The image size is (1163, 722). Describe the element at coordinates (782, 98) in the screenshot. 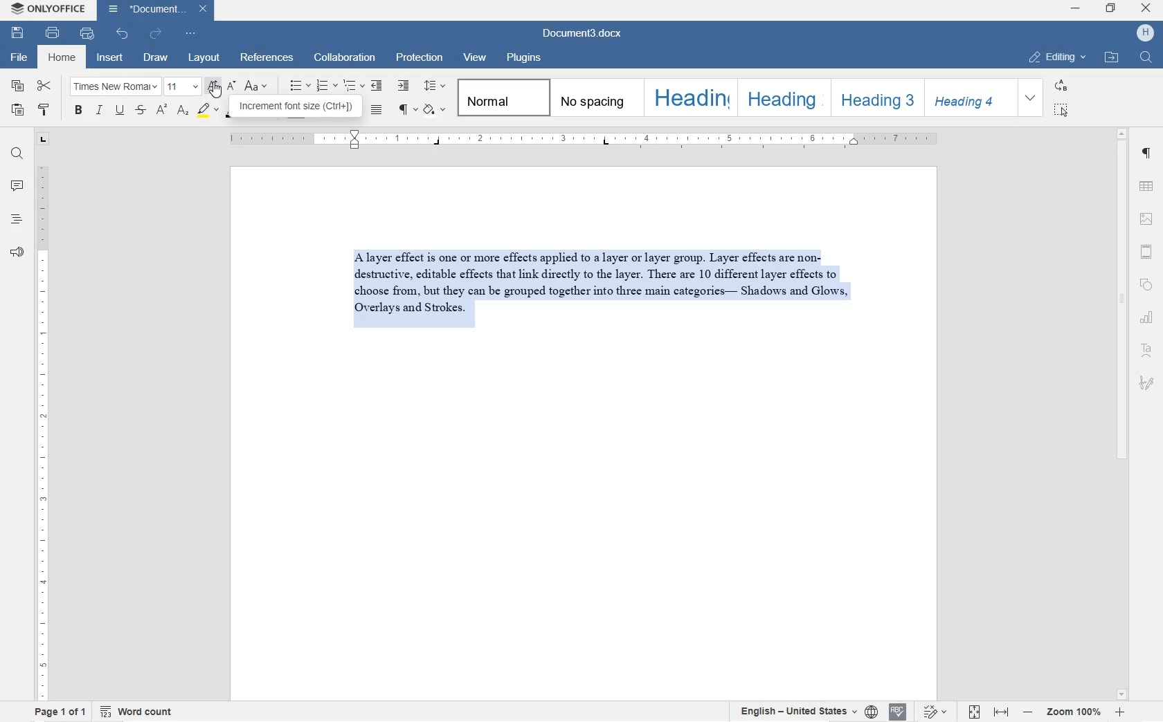

I see `HEADING 2` at that location.